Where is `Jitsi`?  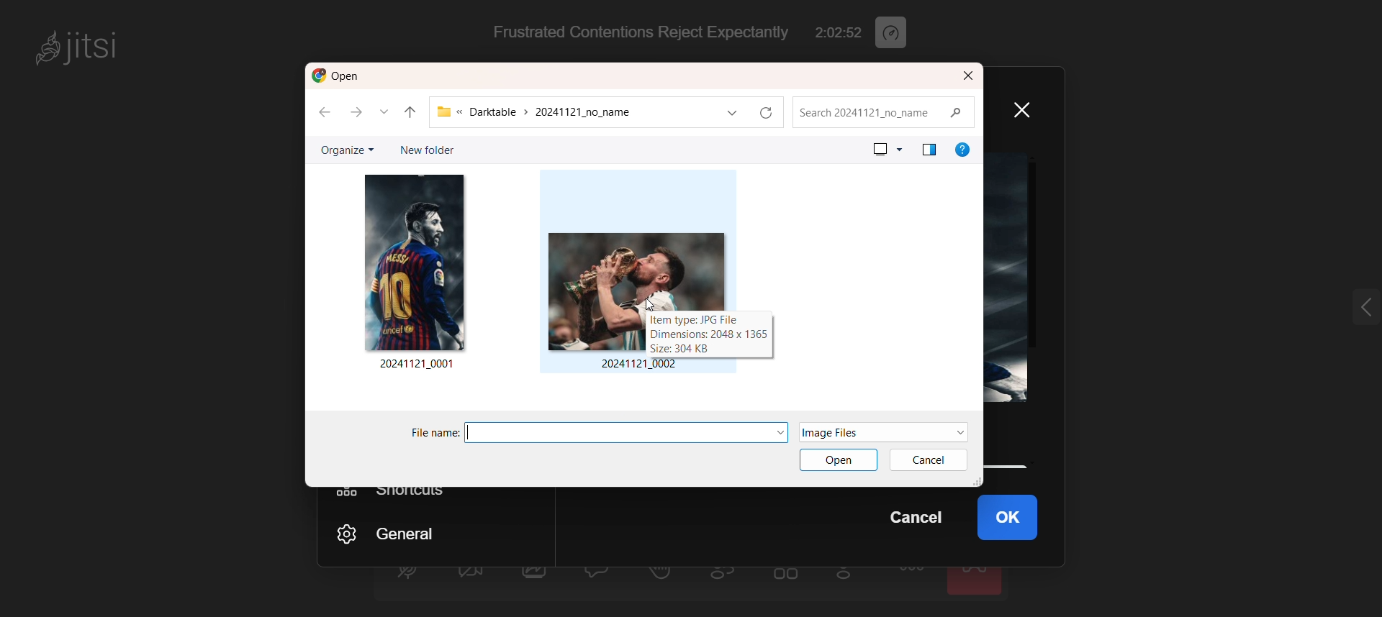 Jitsi is located at coordinates (82, 45).